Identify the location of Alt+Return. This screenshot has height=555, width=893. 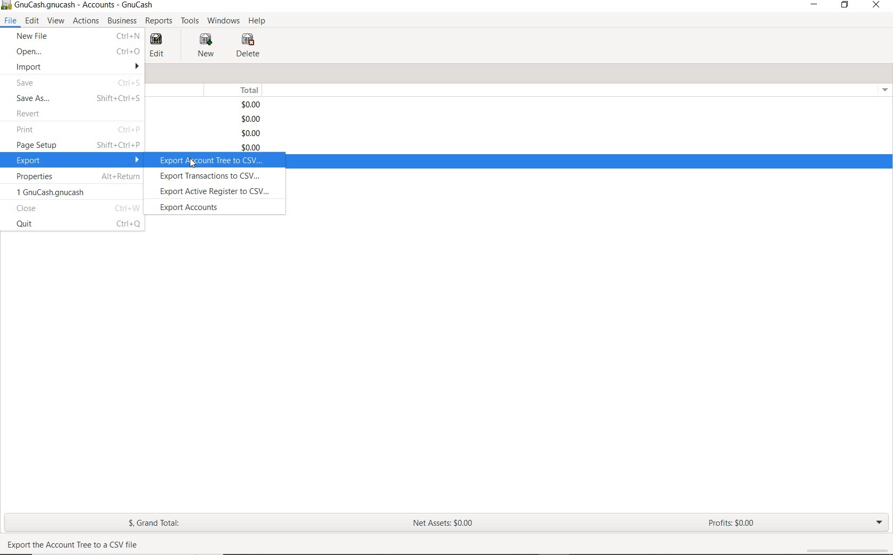
(121, 175).